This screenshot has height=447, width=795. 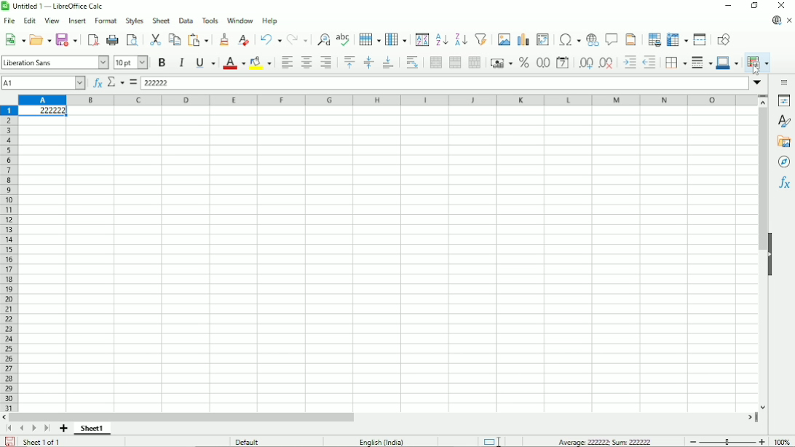 I want to click on Insert hyperlink, so click(x=593, y=40).